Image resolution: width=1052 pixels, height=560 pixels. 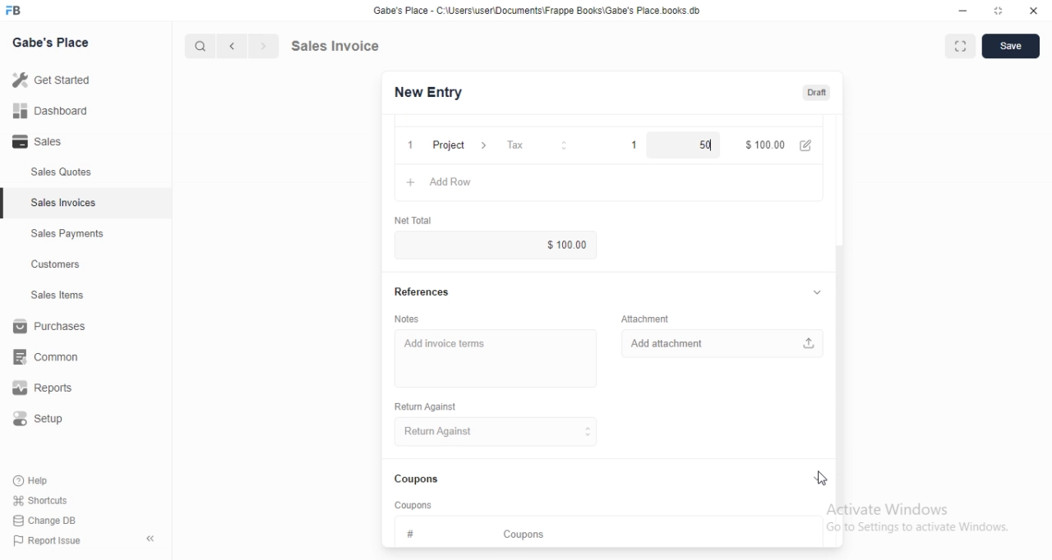 I want to click on cursor, so click(x=822, y=479).